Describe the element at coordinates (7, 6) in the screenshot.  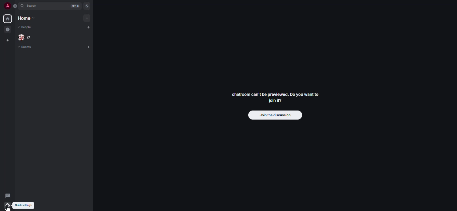
I see `profile` at that location.